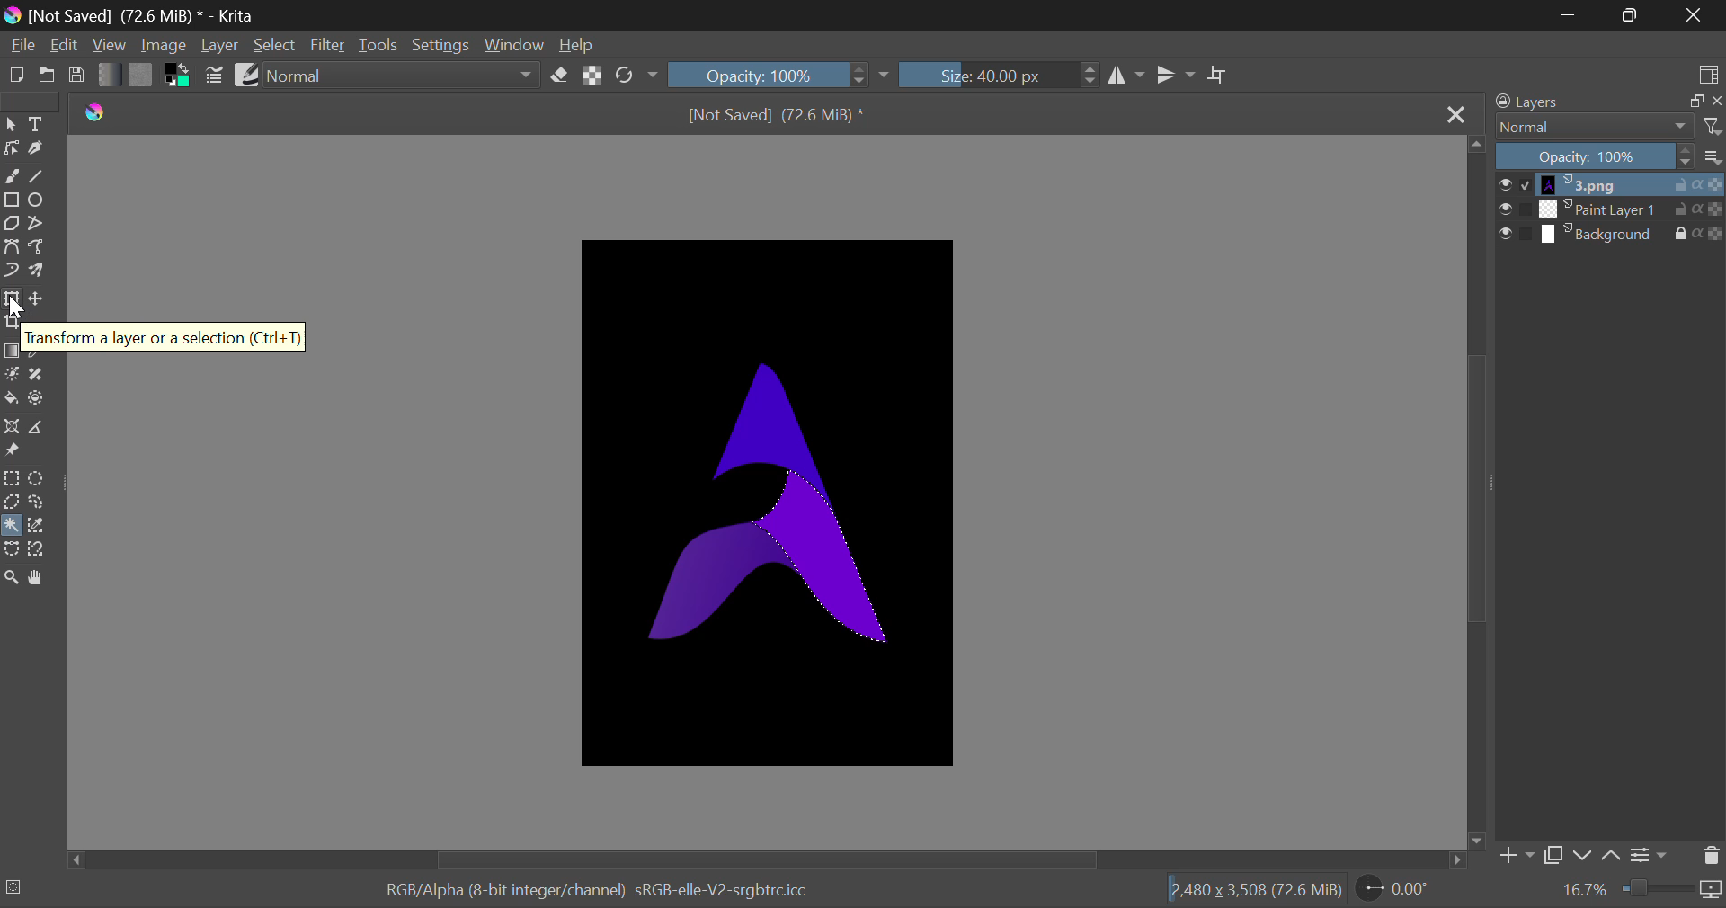 This screenshot has height=908, width=1726. What do you see at coordinates (11, 246) in the screenshot?
I see `Bezier Curve` at bounding box center [11, 246].